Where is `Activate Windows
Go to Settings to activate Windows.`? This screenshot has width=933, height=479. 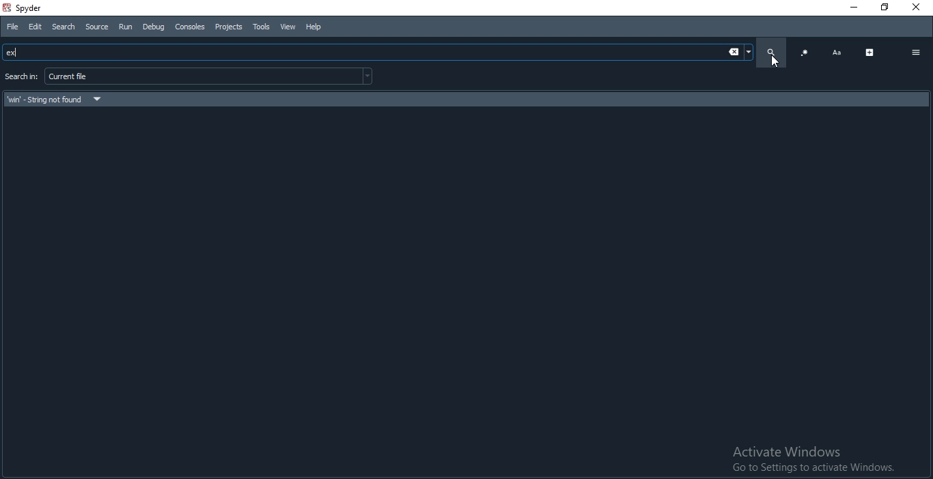 Activate Windows
Go to Settings to activate Windows. is located at coordinates (813, 458).